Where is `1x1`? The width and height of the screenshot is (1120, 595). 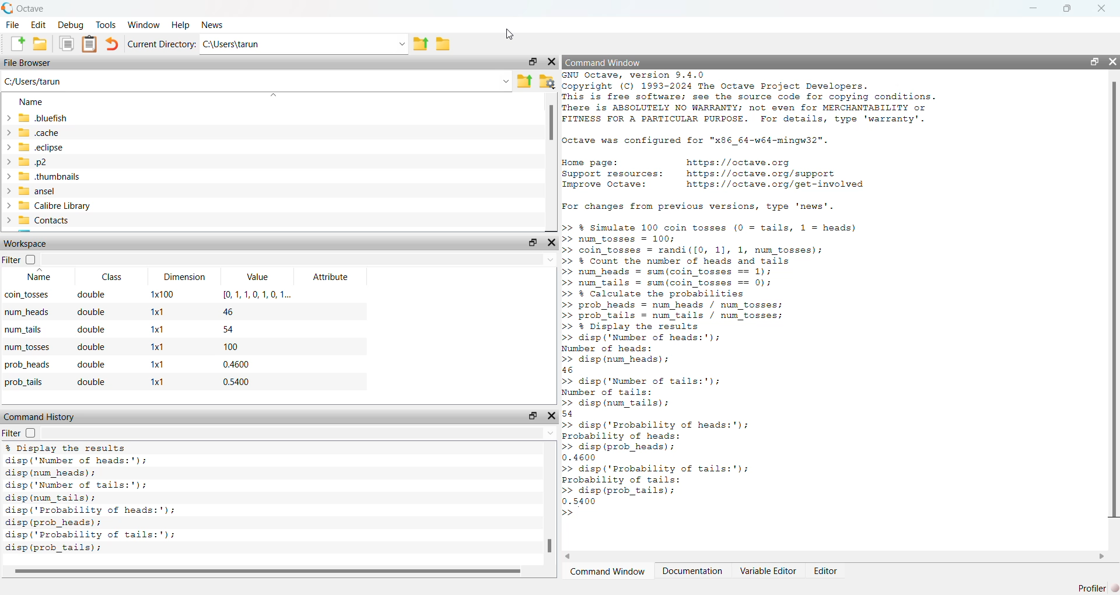 1x1 is located at coordinates (157, 347).